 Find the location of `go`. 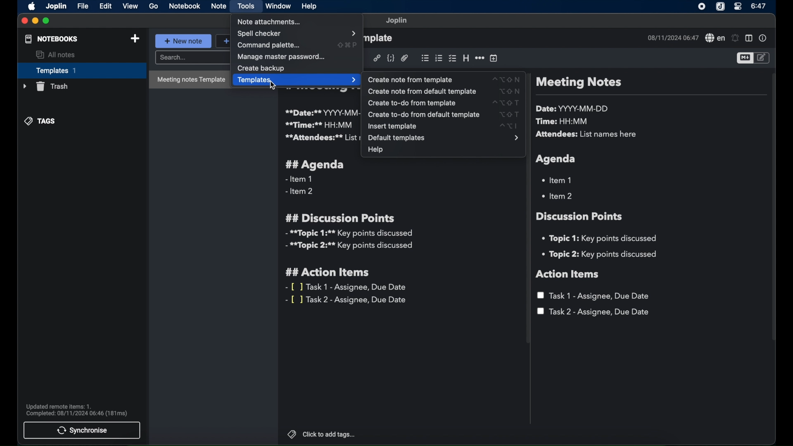

go is located at coordinates (154, 6).